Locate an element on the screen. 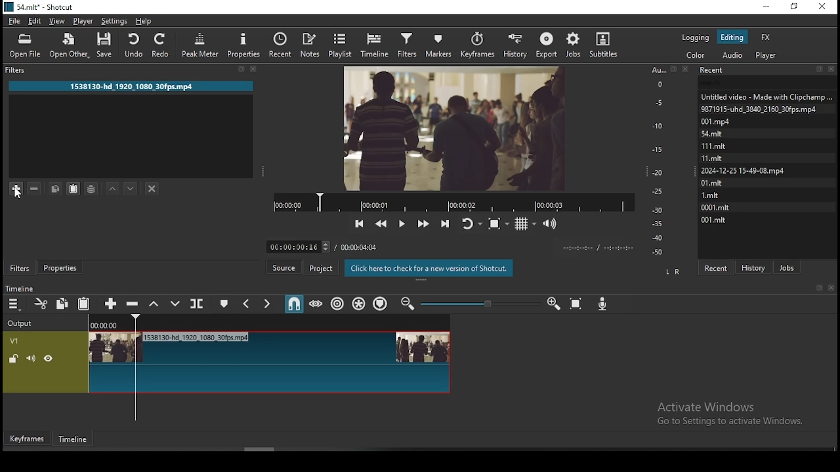  edit is located at coordinates (35, 20).